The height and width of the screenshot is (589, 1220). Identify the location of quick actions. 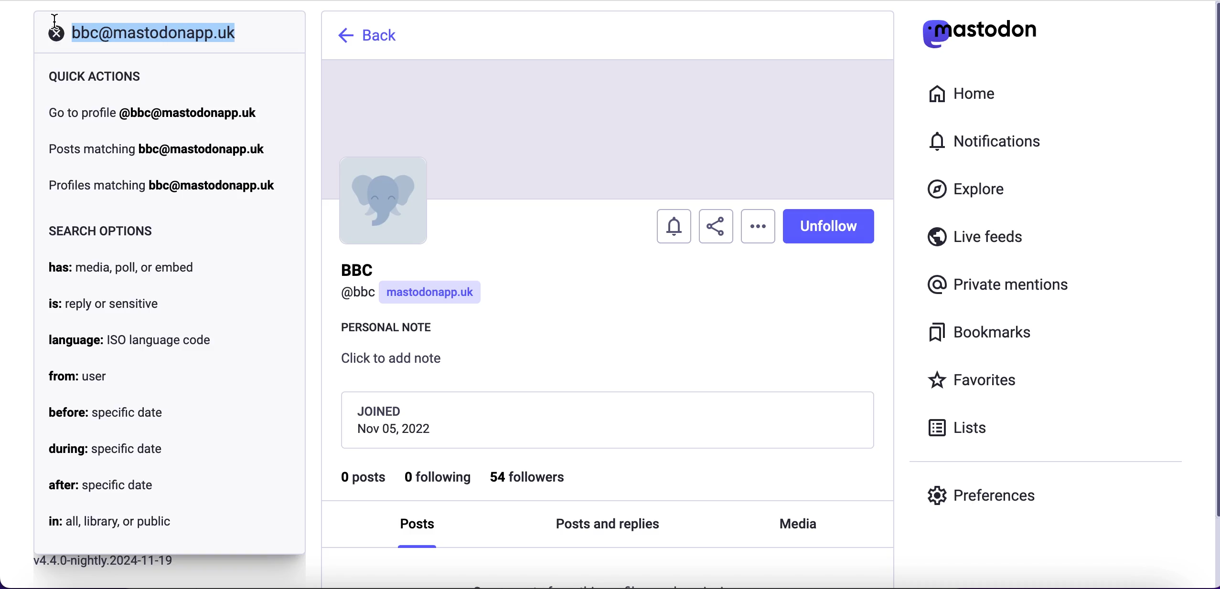
(99, 76).